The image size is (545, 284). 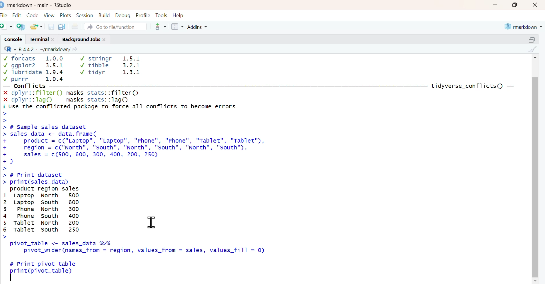 I want to click on close, so click(x=54, y=39).